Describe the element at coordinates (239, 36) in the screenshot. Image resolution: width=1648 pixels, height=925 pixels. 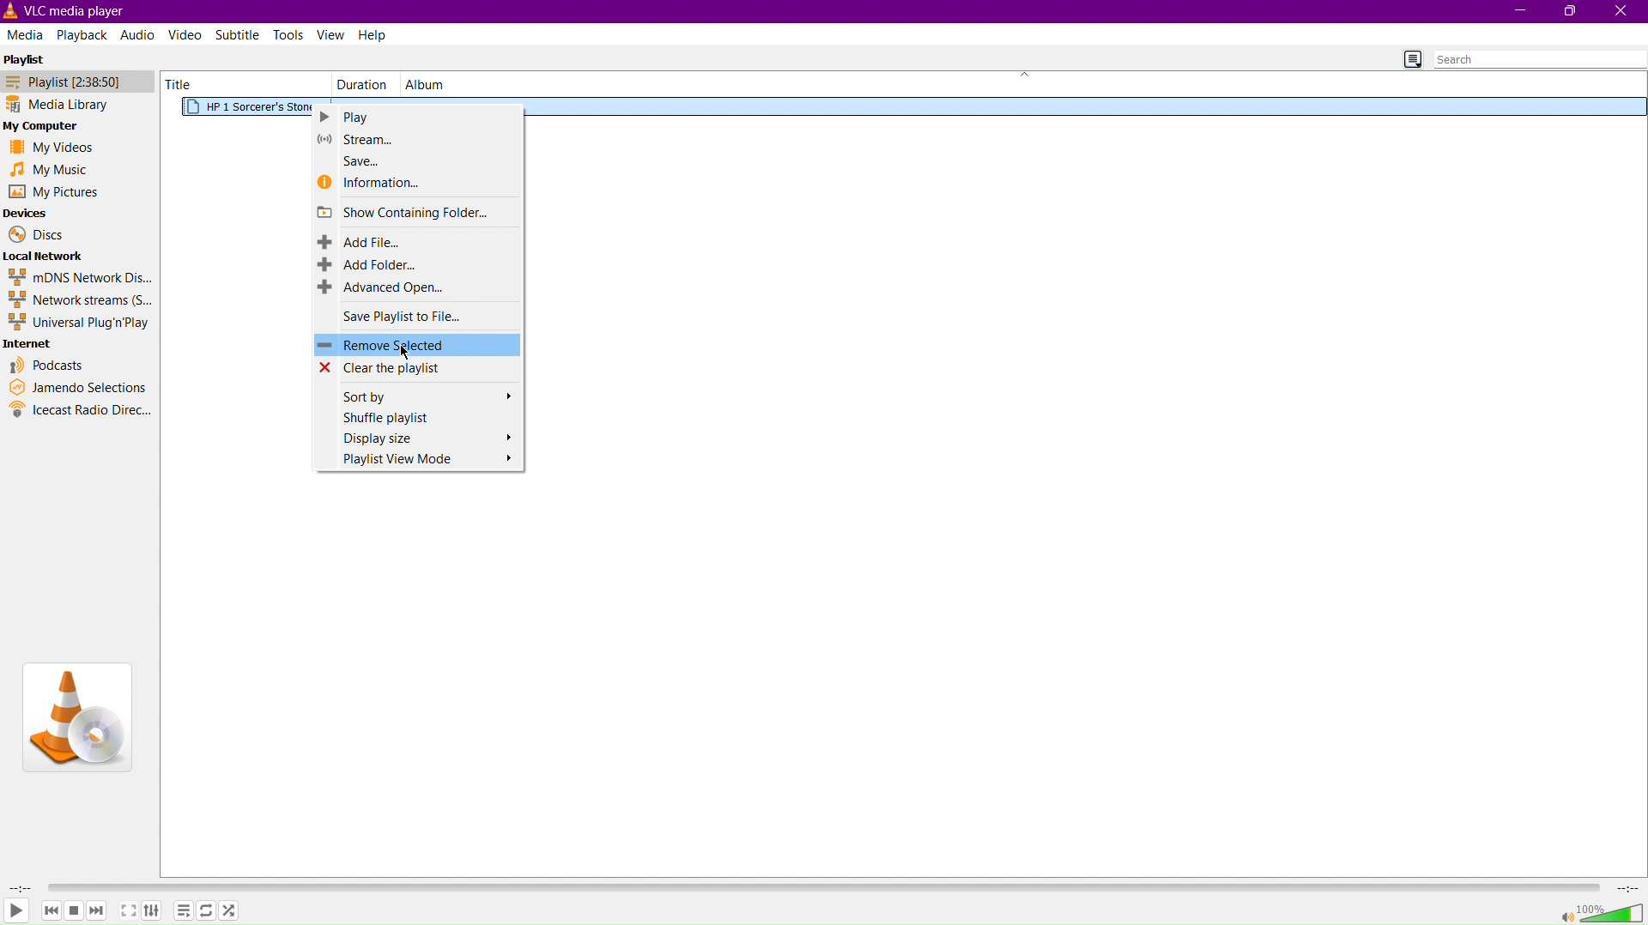
I see `Subtitle` at that location.